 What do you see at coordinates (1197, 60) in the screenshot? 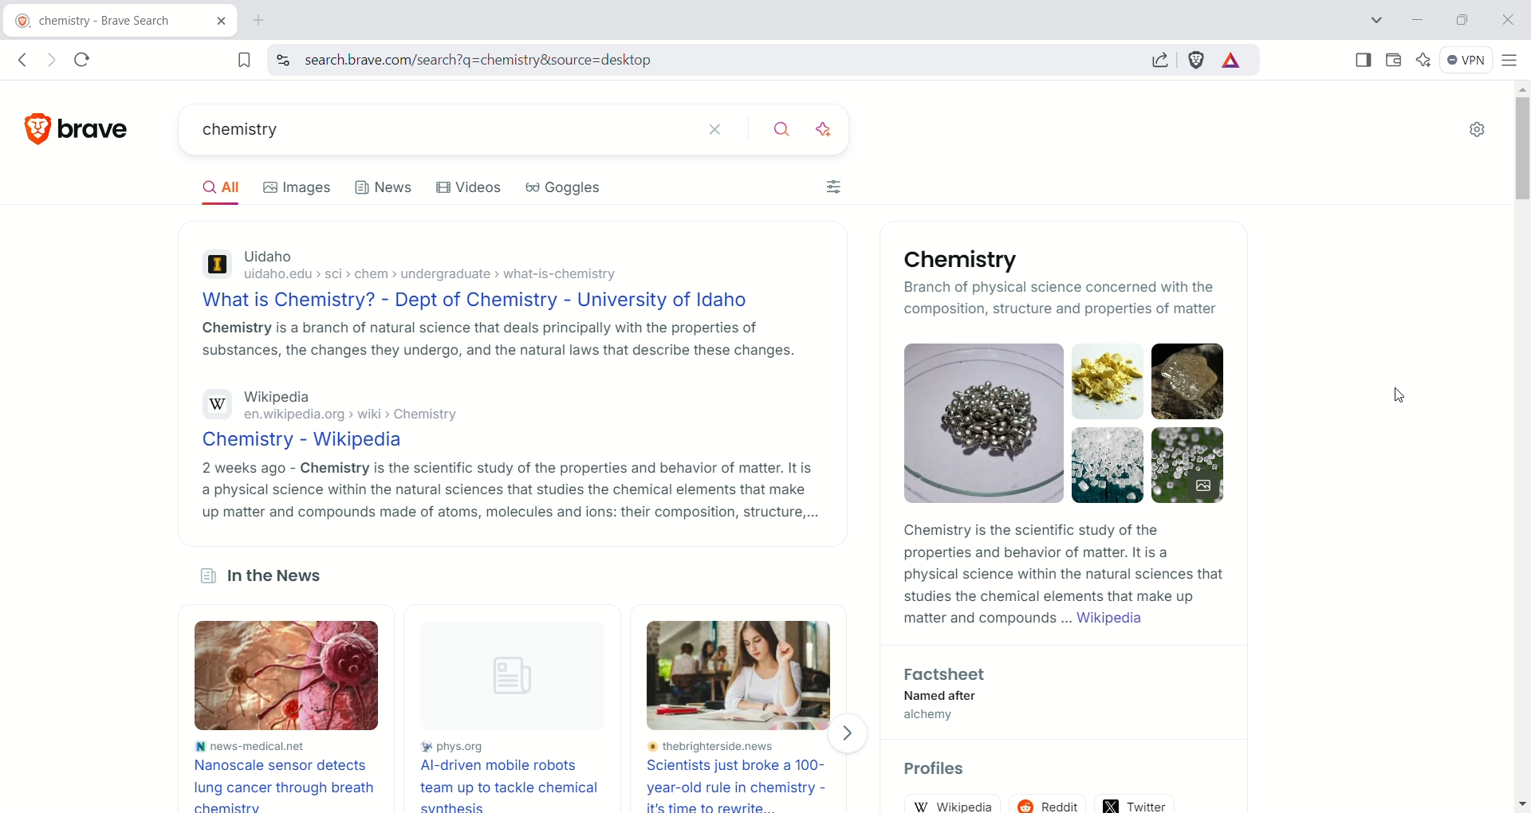
I see `brave shield` at bounding box center [1197, 60].